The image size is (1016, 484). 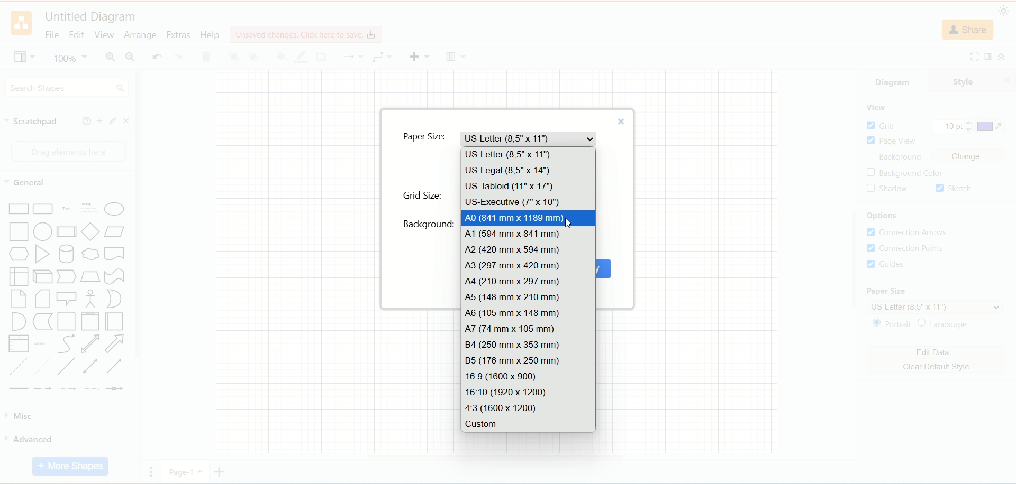 I want to click on Triangle, so click(x=43, y=255).